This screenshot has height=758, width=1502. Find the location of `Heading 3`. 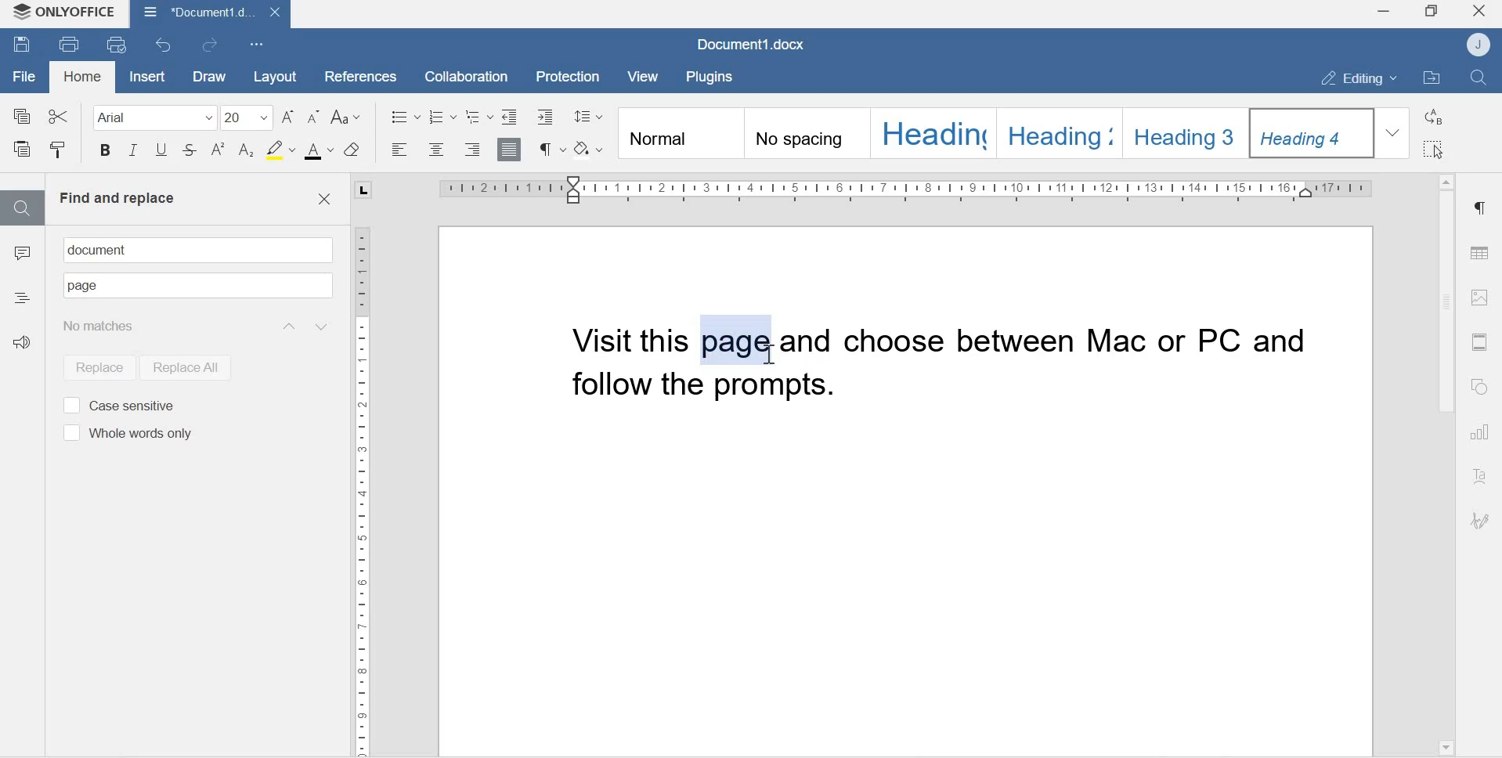

Heading 3 is located at coordinates (1188, 131).